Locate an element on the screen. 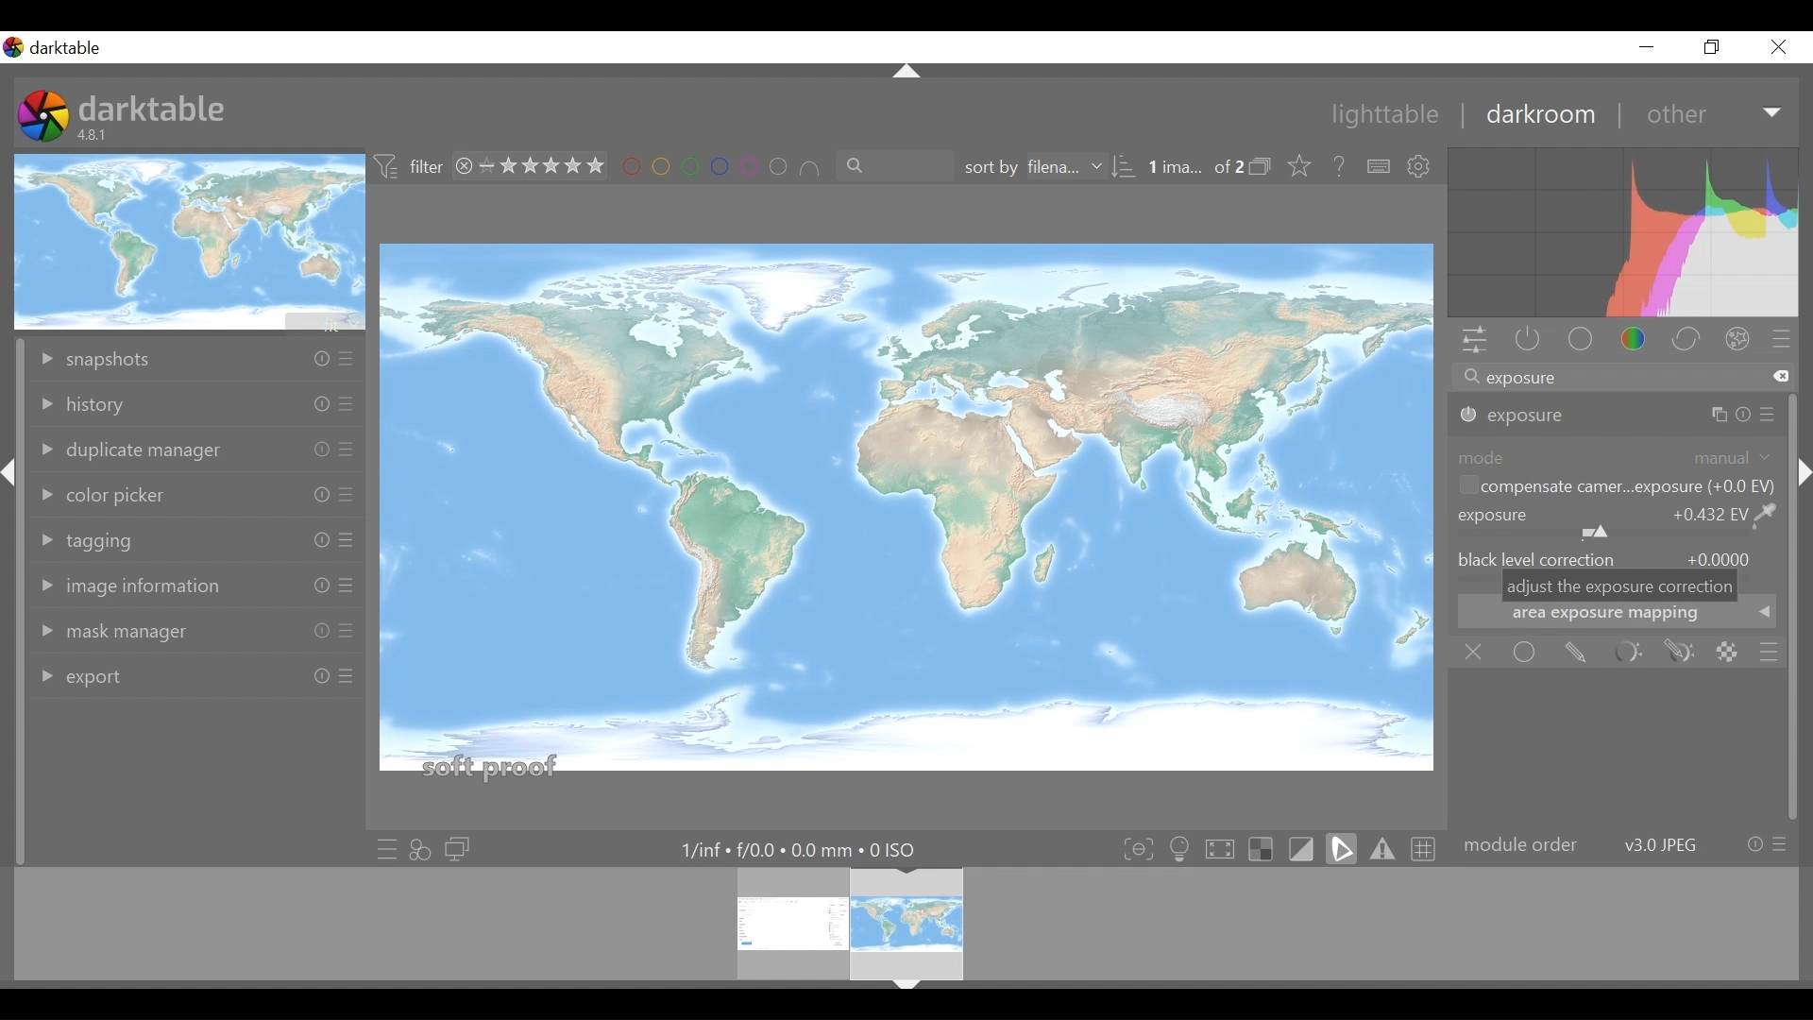 Image resolution: width=1813 pixels, height=1020 pixels. parametric mask is located at coordinates (1627, 653).